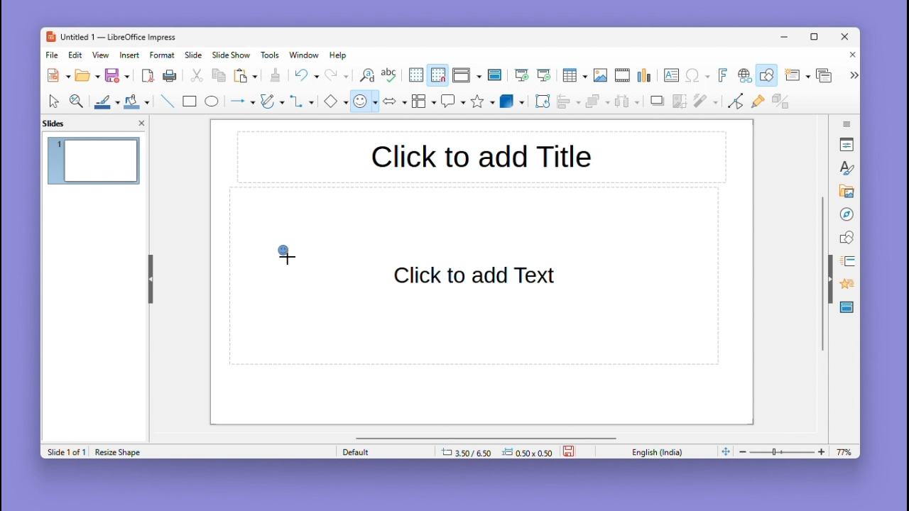 This screenshot has width=909, height=511. I want to click on shapes, so click(847, 236).